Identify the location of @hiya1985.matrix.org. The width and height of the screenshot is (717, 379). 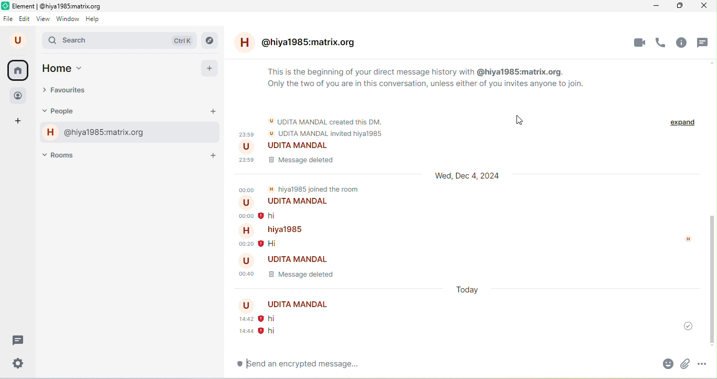
(302, 44).